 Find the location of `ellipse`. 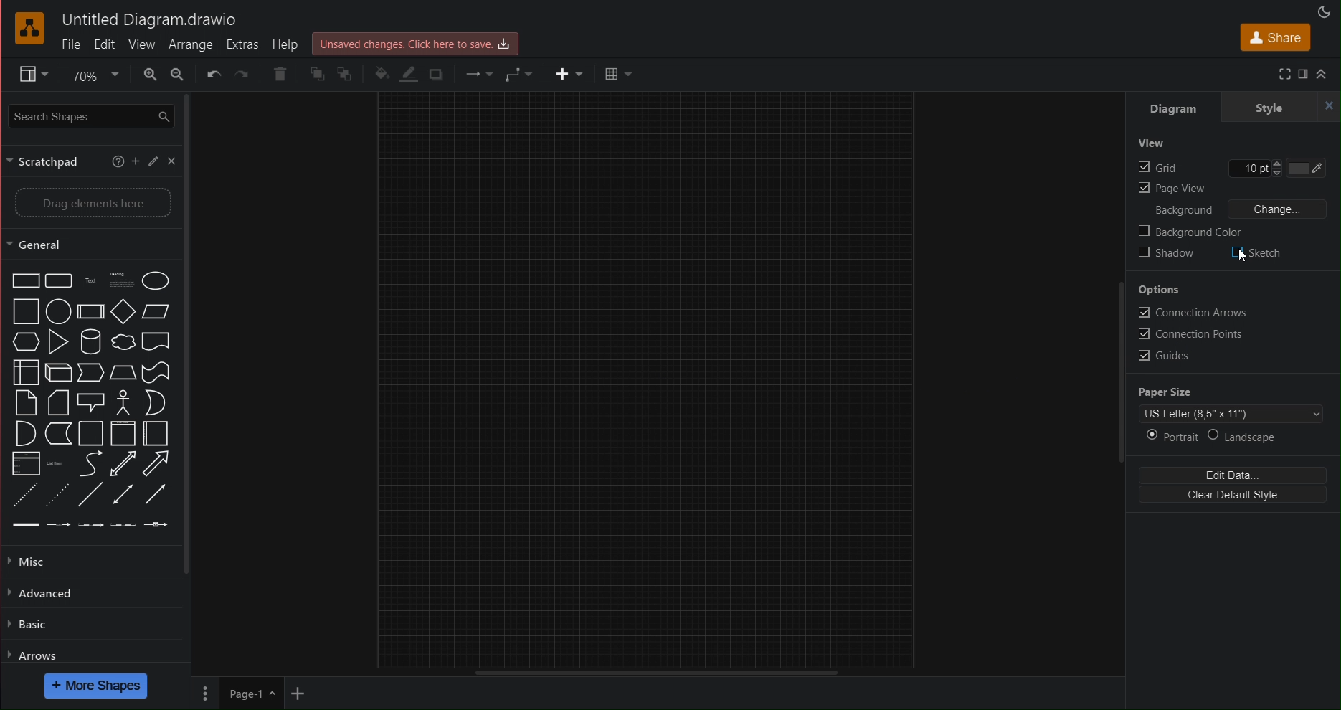

ellipse is located at coordinates (155, 282).